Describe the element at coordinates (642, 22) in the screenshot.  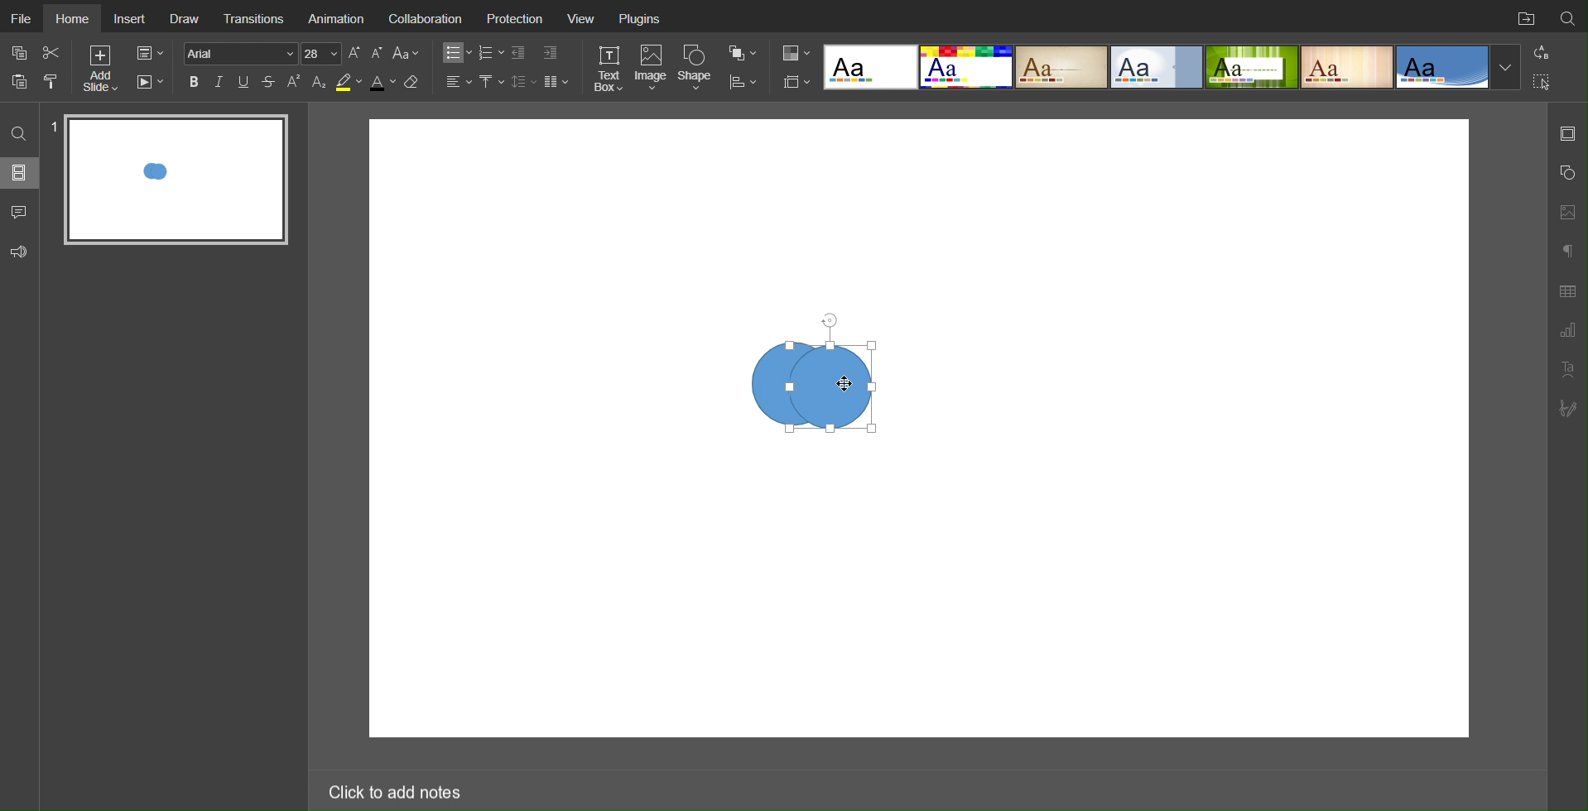
I see `Plugins` at that location.